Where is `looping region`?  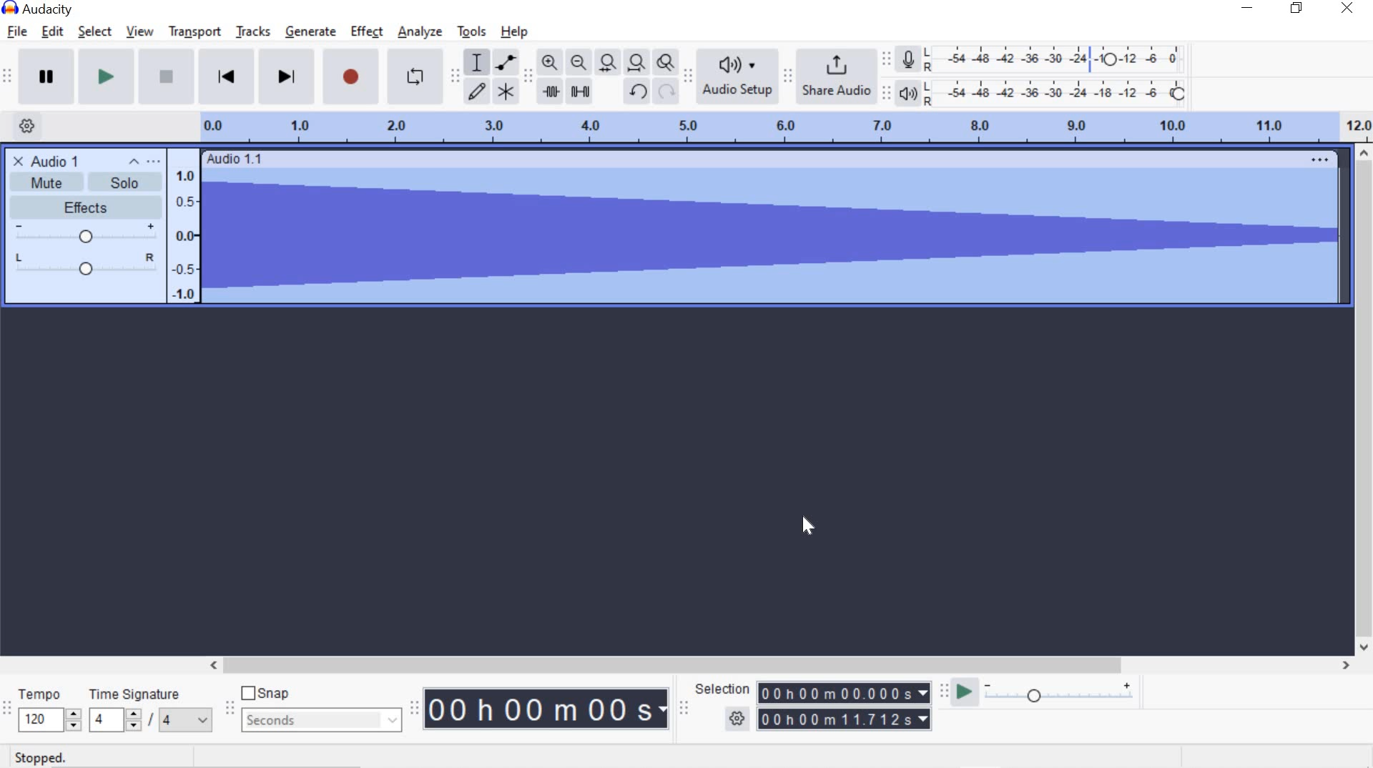
looping region is located at coordinates (786, 128).